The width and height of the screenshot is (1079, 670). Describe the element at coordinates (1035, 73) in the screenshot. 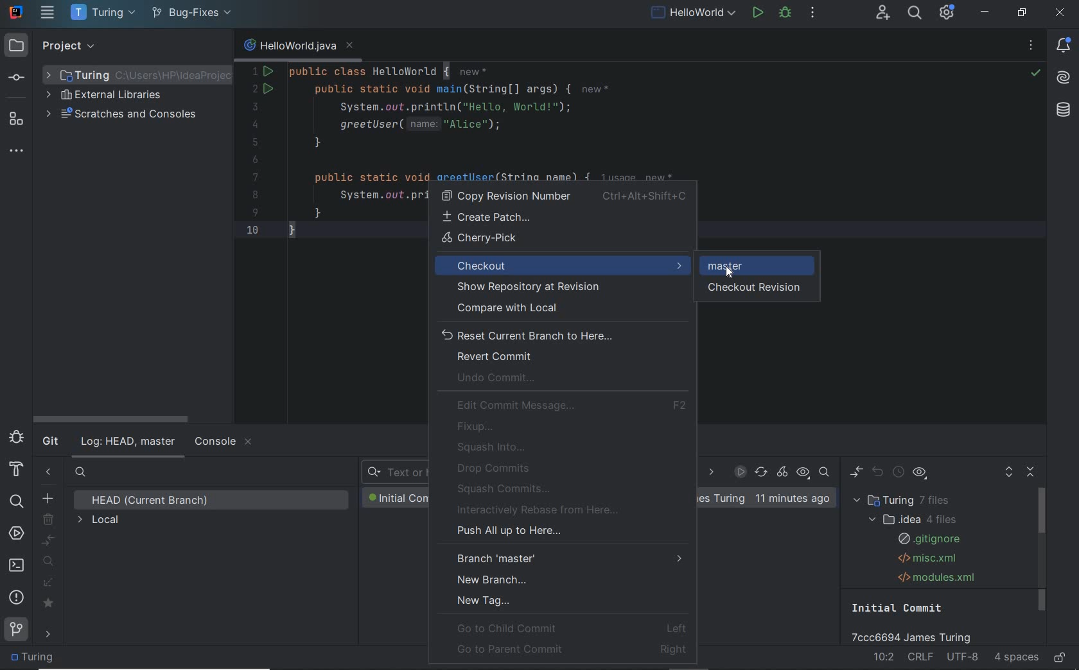

I see `no highlighted error` at that location.